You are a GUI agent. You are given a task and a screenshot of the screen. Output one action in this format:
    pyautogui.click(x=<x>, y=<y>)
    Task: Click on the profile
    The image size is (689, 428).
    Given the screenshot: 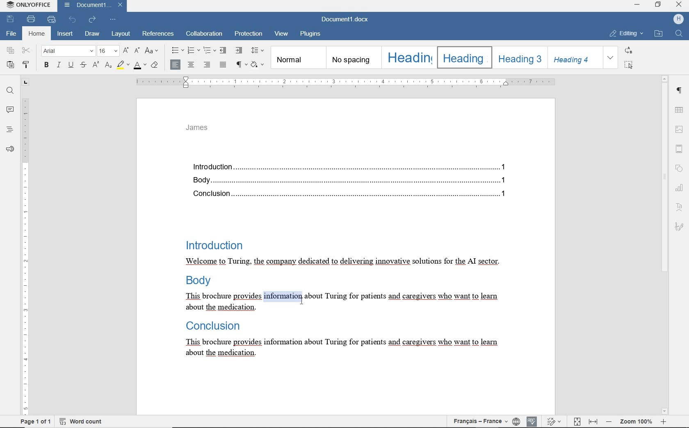 What is the action you would take?
    pyautogui.click(x=679, y=19)
    